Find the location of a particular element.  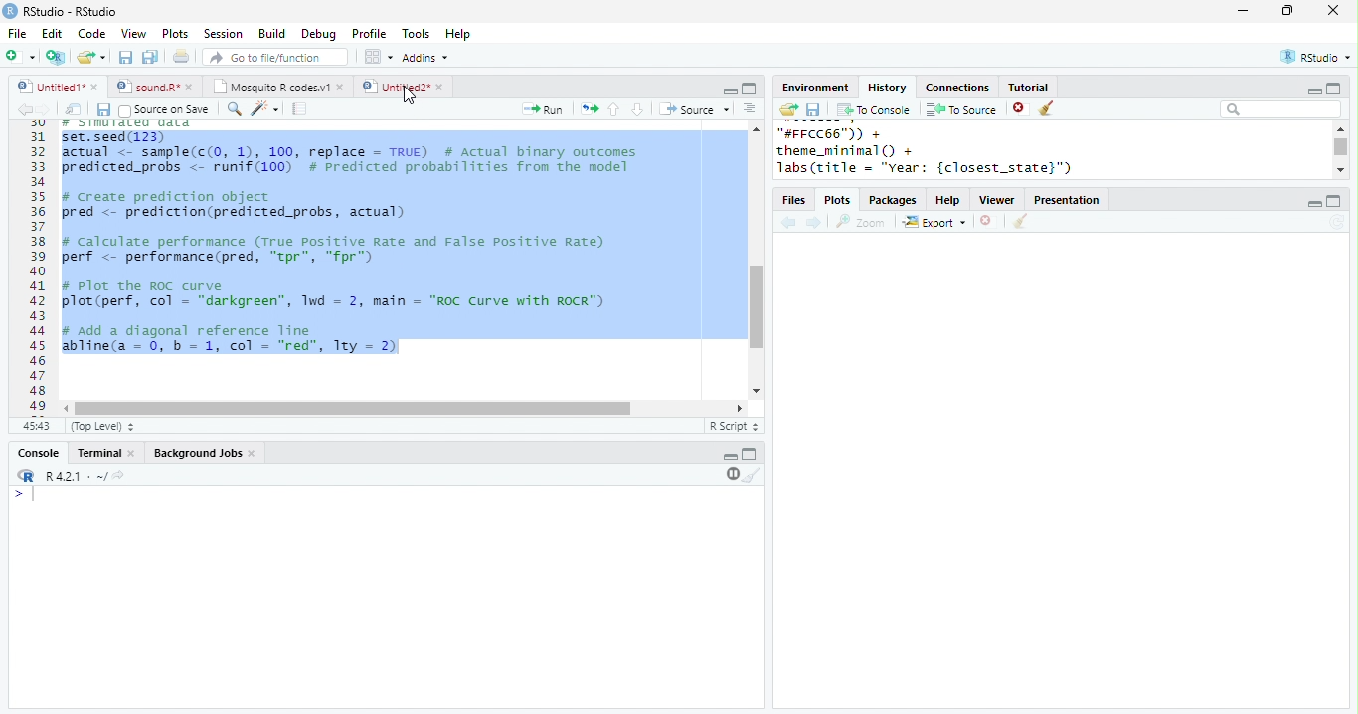

line numbering is located at coordinates (40, 268).